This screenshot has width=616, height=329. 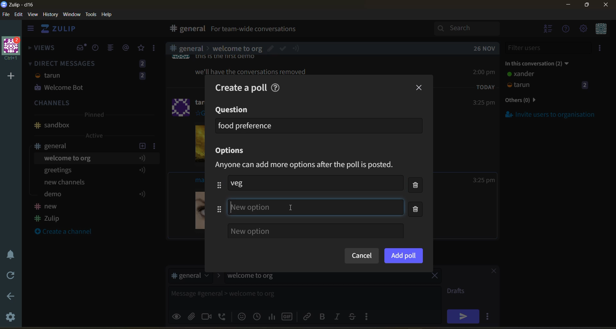 I want to click on reload, so click(x=9, y=275).